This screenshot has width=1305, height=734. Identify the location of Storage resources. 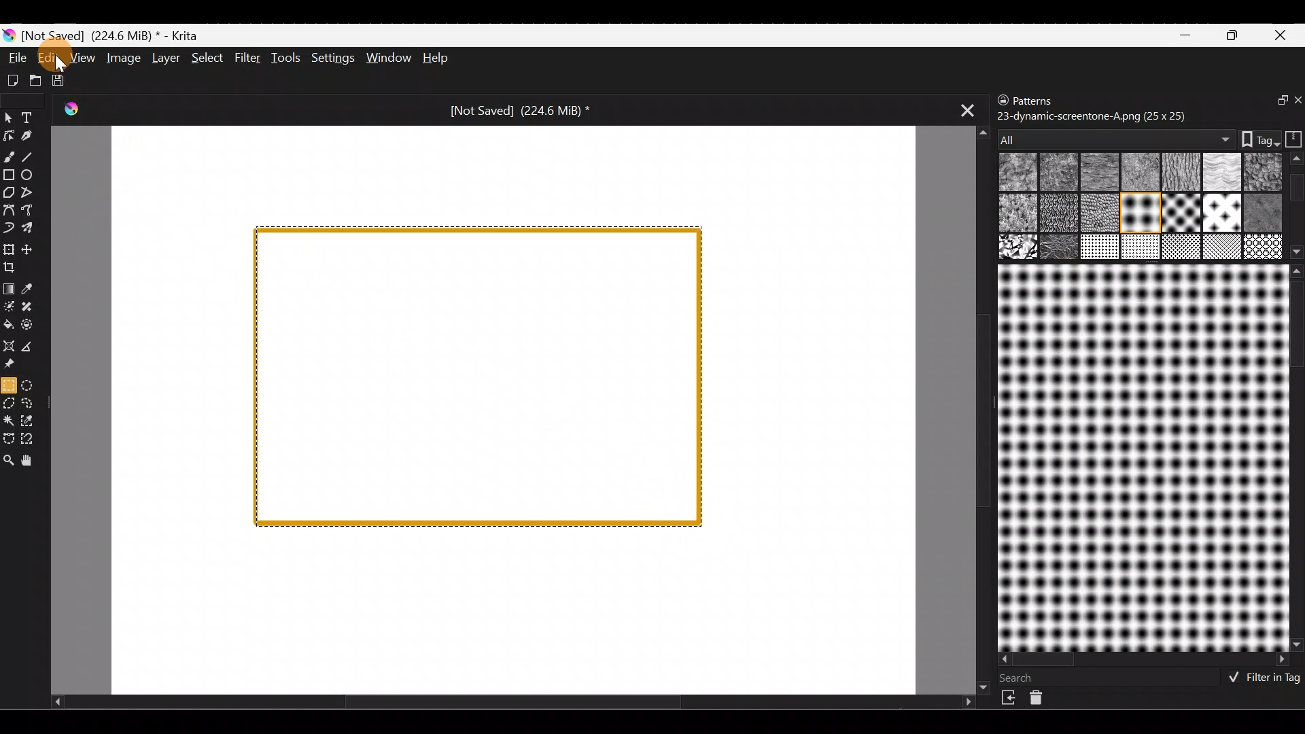
(1291, 138).